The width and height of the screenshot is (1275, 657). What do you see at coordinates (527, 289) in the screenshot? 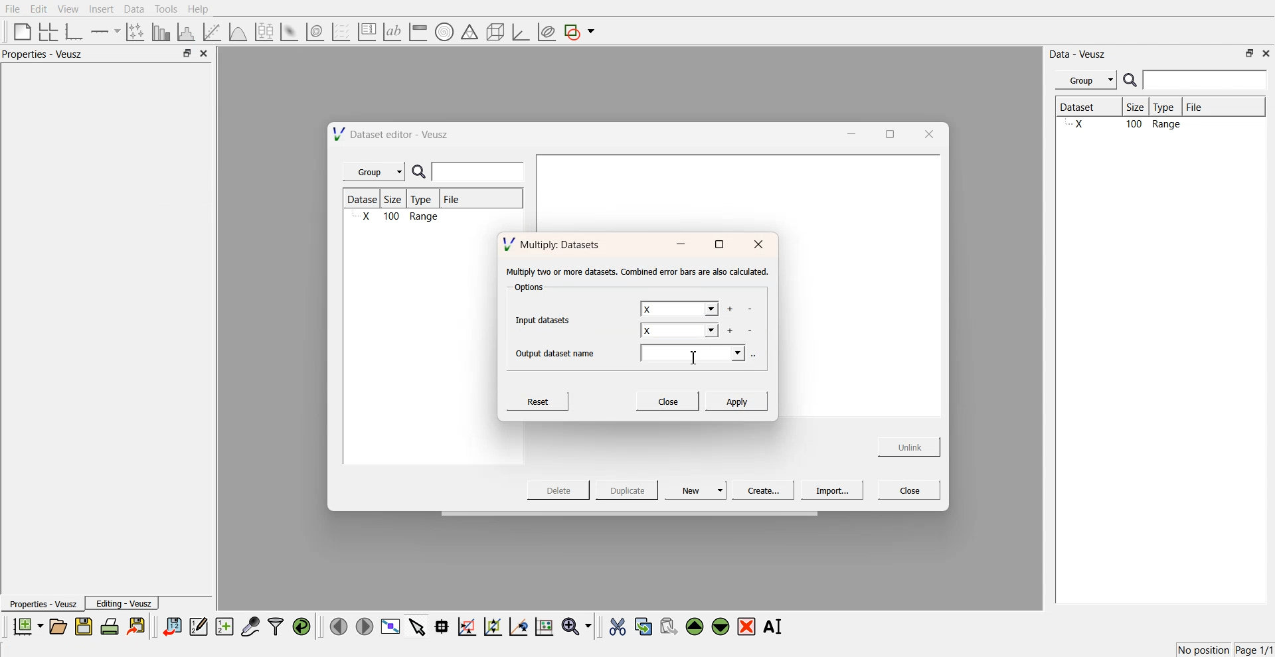
I see `Options` at bounding box center [527, 289].